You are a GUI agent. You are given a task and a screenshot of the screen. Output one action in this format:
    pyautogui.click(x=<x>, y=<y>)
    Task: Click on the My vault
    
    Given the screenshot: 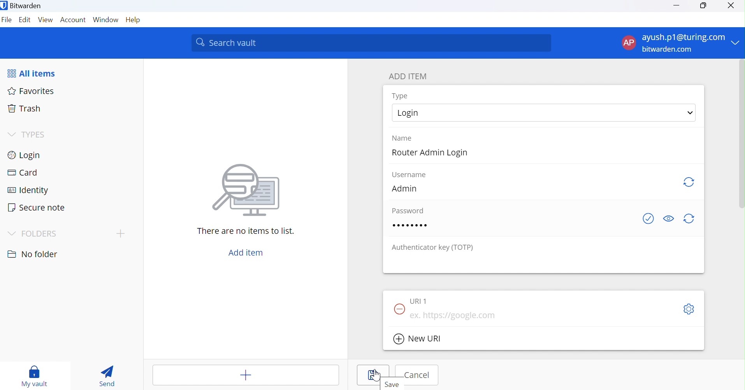 What is the action you would take?
    pyautogui.click(x=35, y=374)
    